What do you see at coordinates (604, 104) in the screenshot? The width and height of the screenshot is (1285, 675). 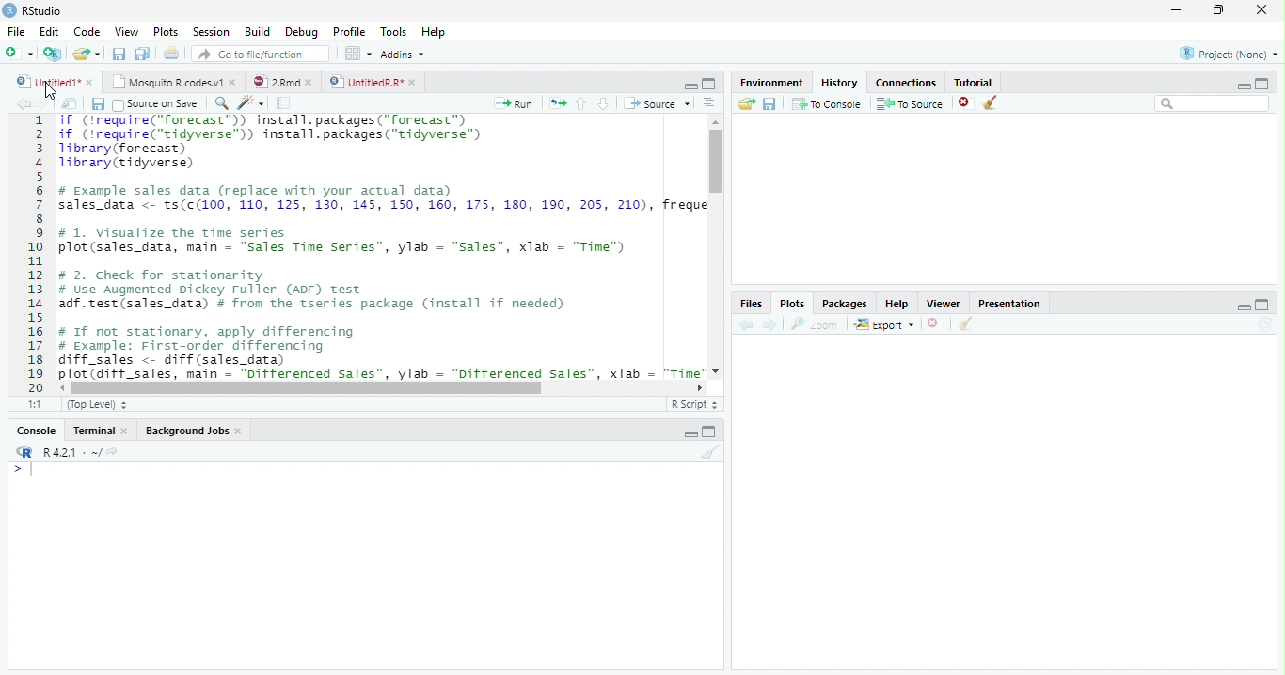 I see `Down` at bounding box center [604, 104].